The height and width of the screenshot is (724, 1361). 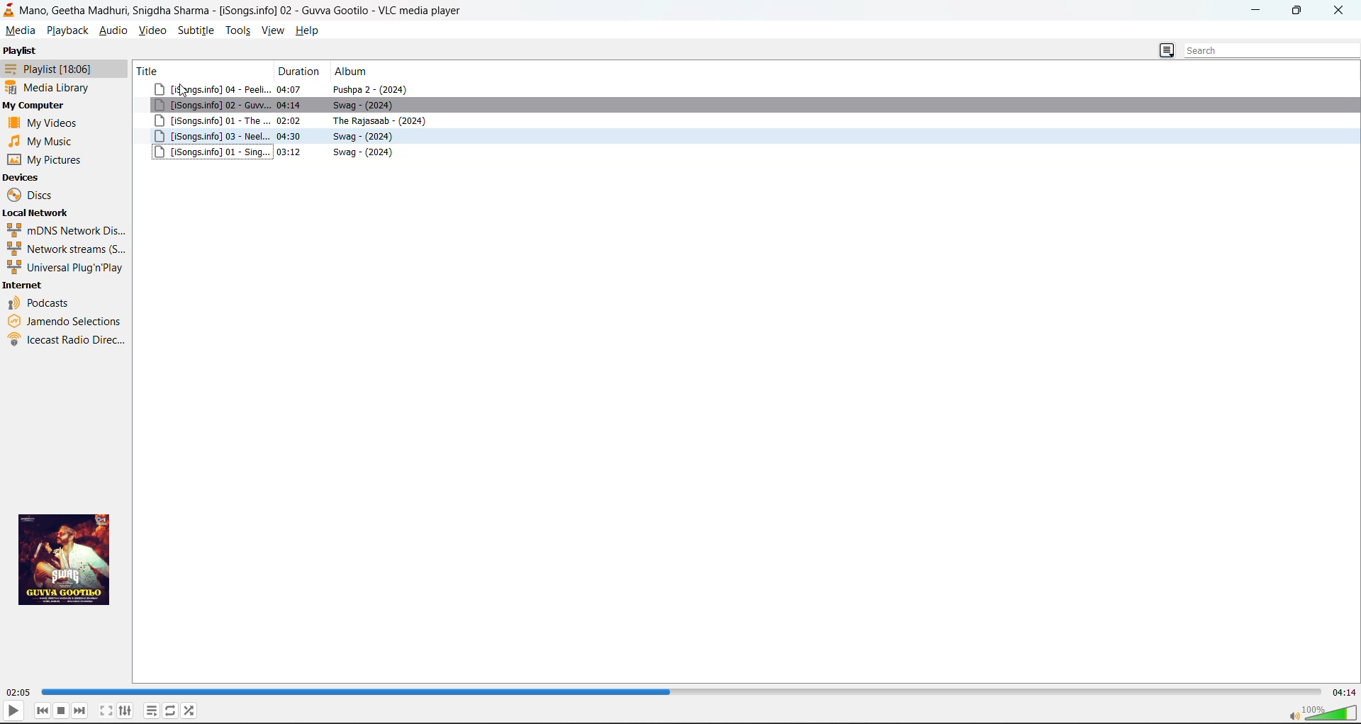 What do you see at coordinates (41, 302) in the screenshot?
I see `podcasts` at bounding box center [41, 302].